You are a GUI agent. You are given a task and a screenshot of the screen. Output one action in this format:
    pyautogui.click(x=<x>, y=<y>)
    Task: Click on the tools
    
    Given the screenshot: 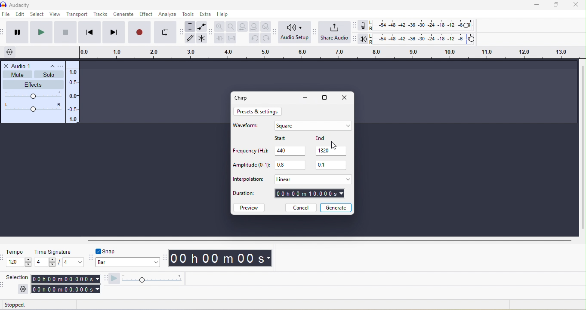 What is the action you would take?
    pyautogui.click(x=189, y=14)
    